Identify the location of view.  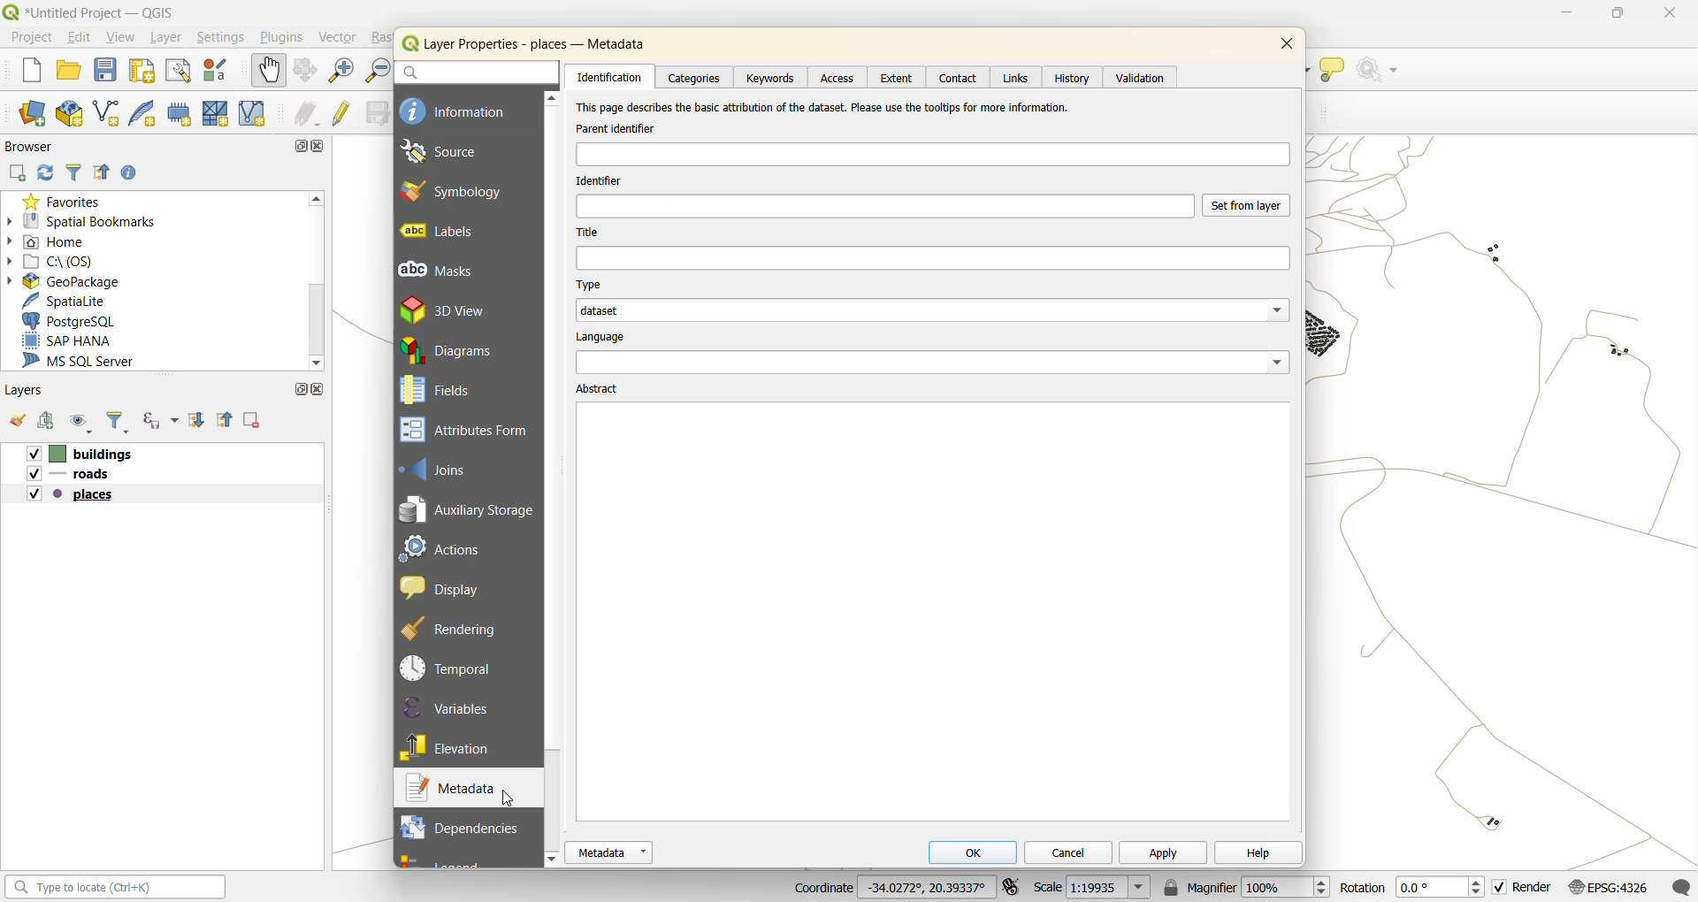
(123, 39).